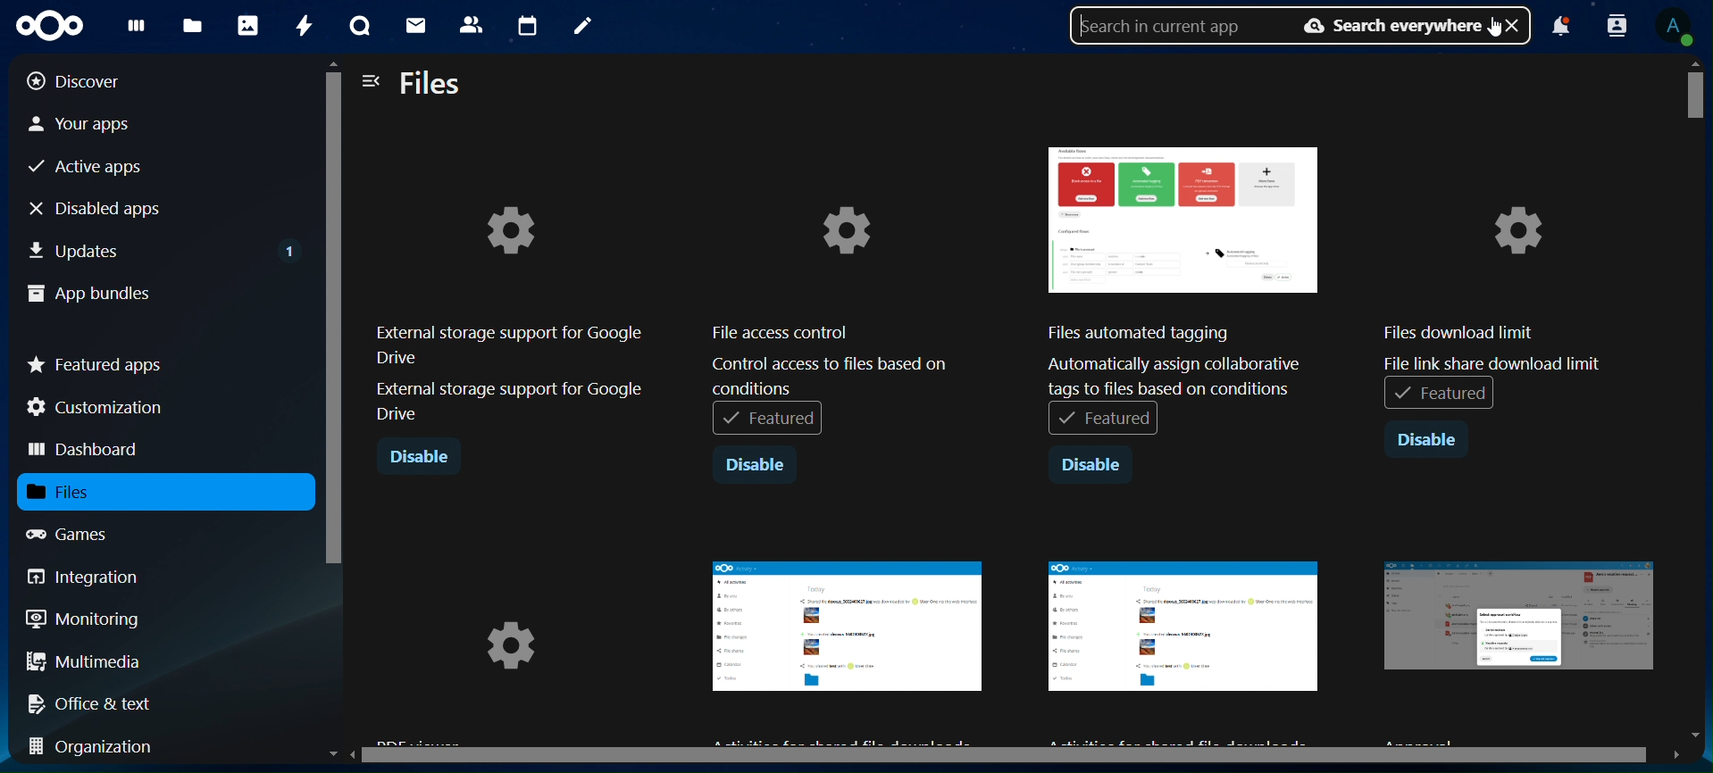 Image resolution: width=1713 pixels, height=773 pixels. What do you see at coordinates (99, 407) in the screenshot?
I see `customization` at bounding box center [99, 407].